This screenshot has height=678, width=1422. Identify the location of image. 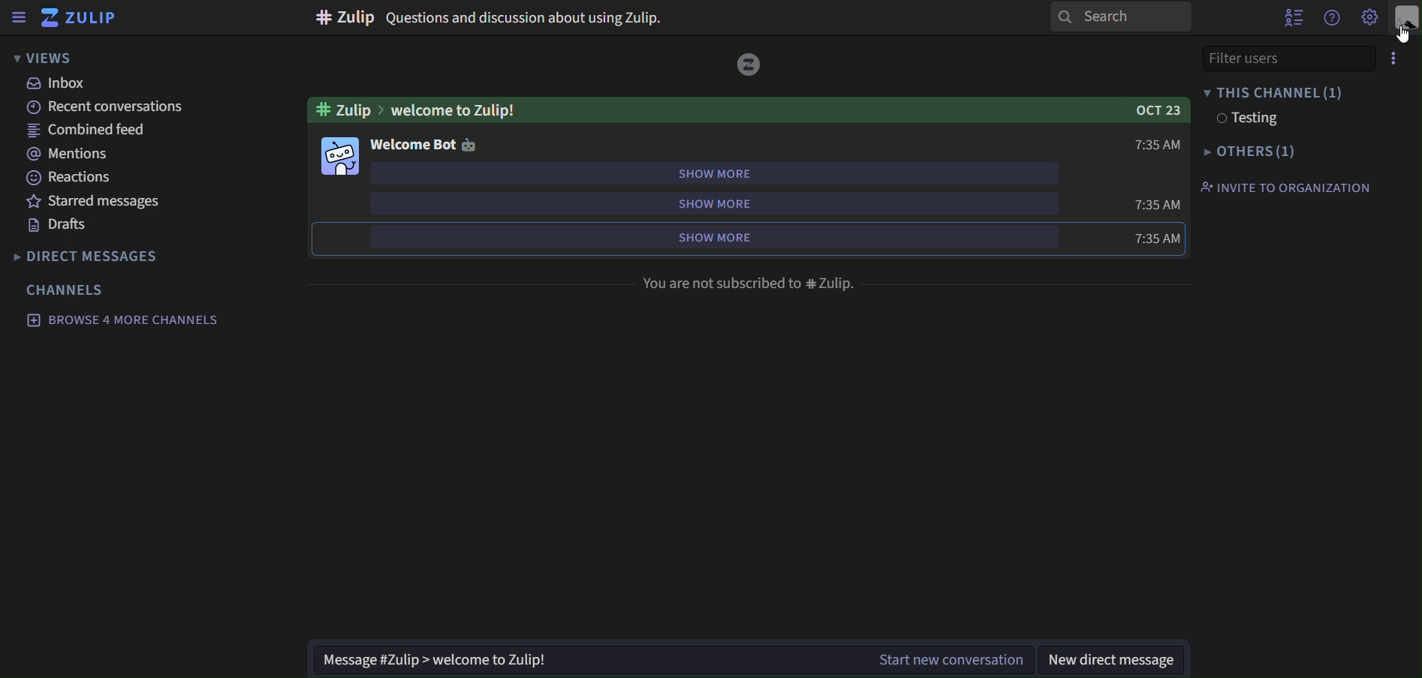
(751, 64).